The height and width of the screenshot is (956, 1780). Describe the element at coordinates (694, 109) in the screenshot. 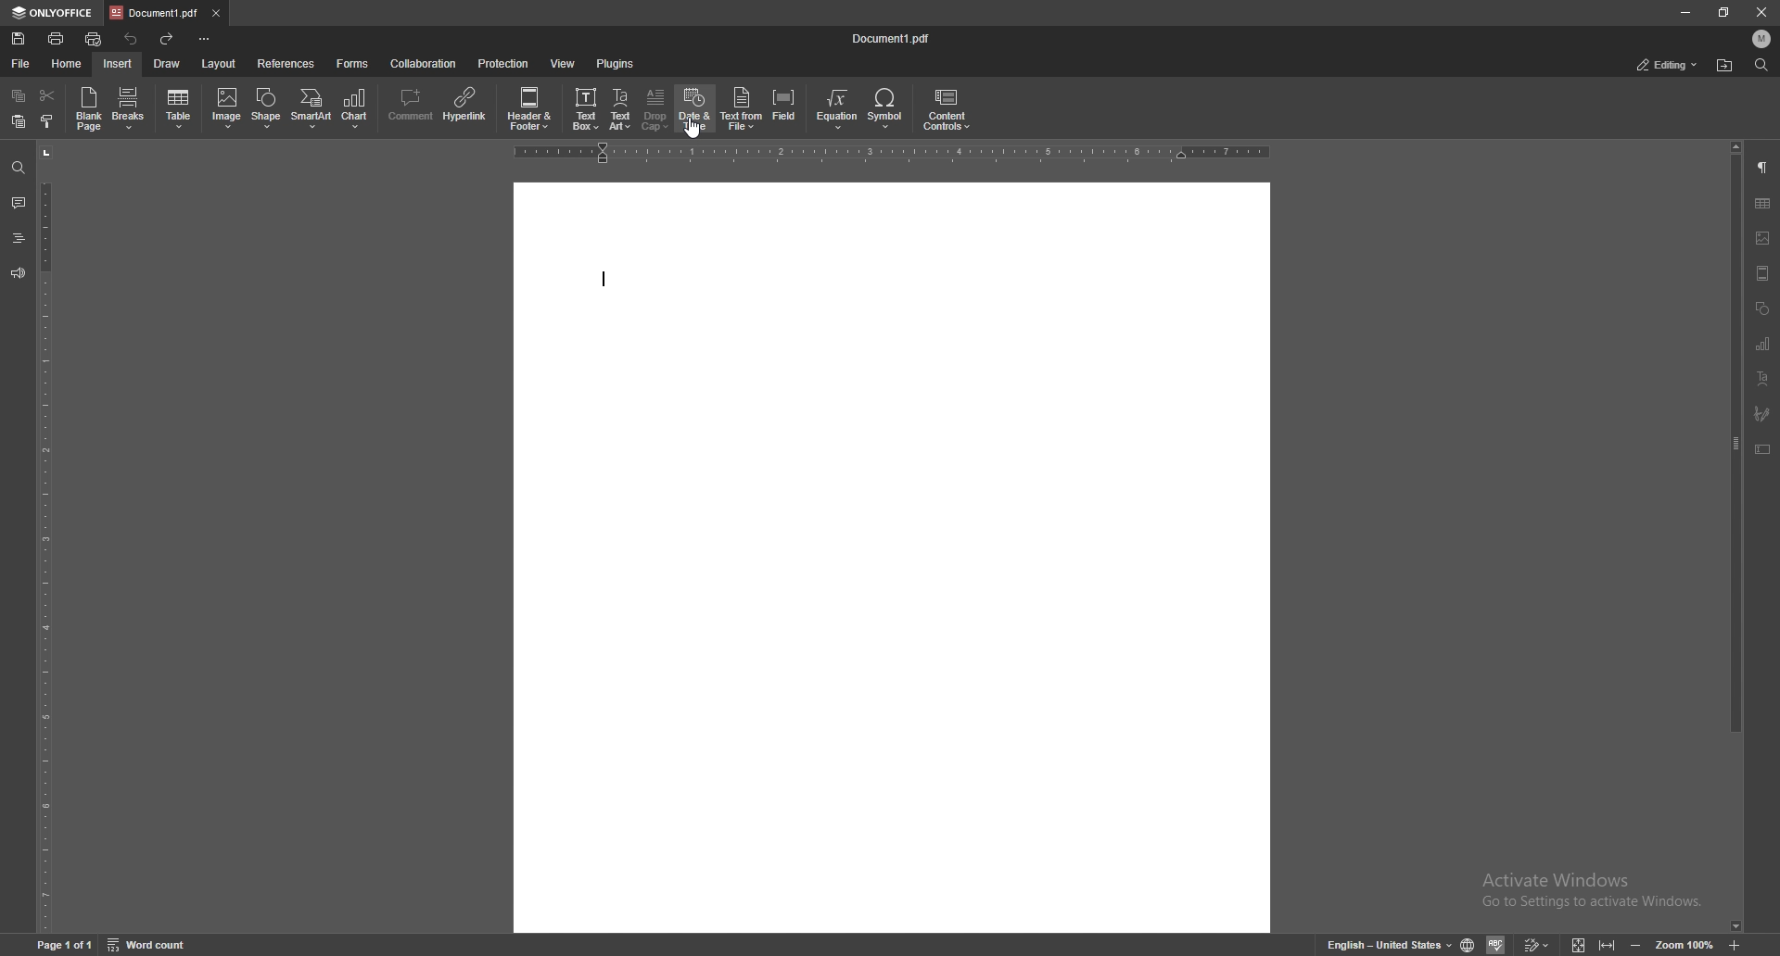

I see `date and time` at that location.